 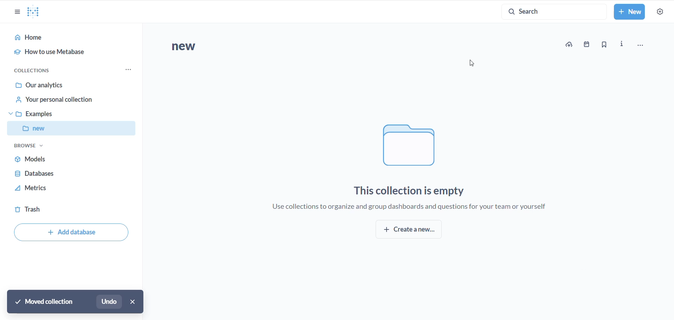 What do you see at coordinates (65, 102) in the screenshot?
I see `your personal collection` at bounding box center [65, 102].